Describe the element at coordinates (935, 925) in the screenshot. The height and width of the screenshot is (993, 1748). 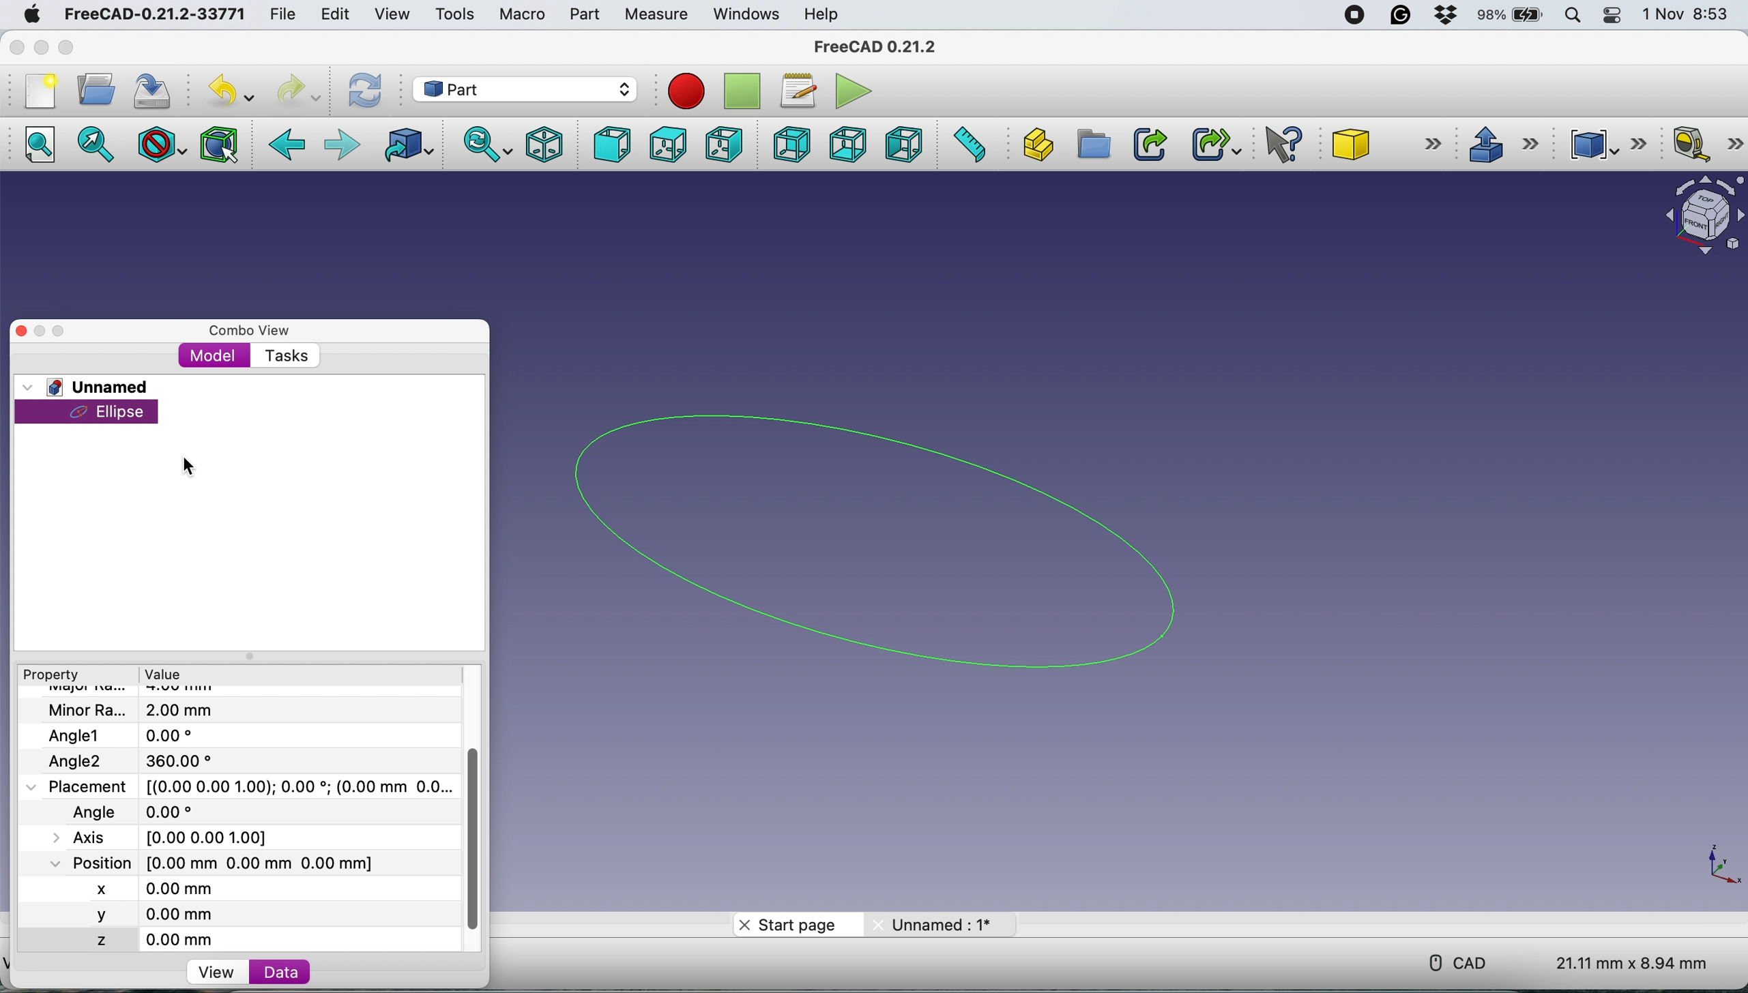
I see `unnamed` at that location.